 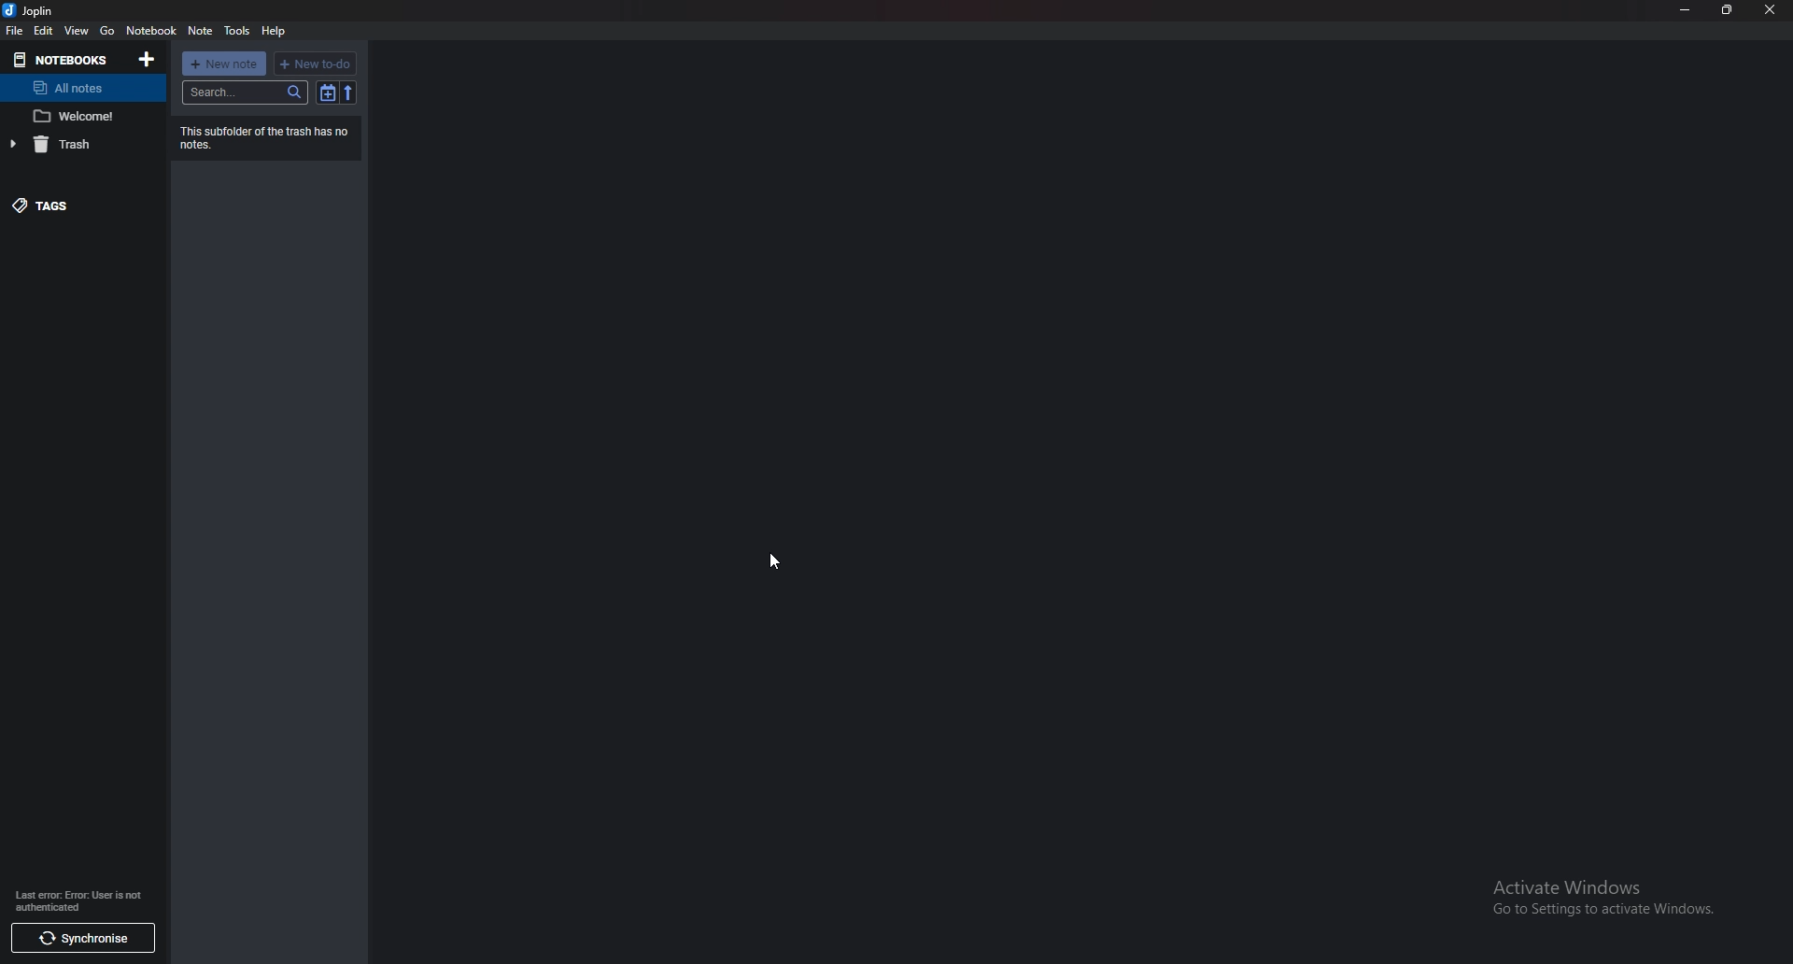 I want to click on tags, so click(x=74, y=204).